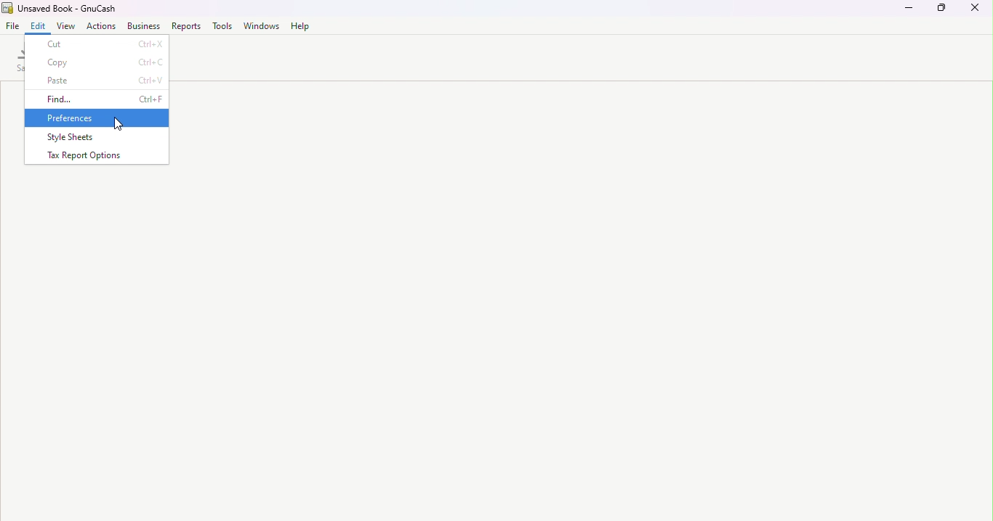 The image size is (993, 521). I want to click on Find, so click(97, 99).